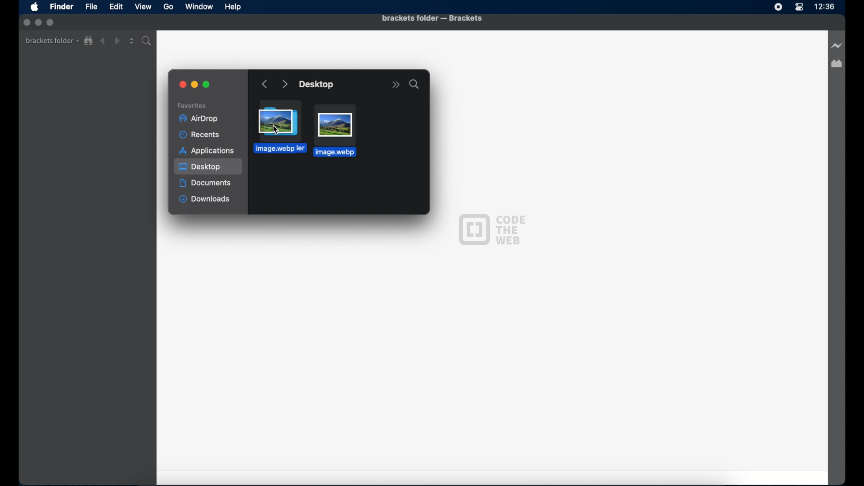 The width and height of the screenshot is (864, 486). What do you see at coordinates (209, 167) in the screenshot?
I see `desktop` at bounding box center [209, 167].